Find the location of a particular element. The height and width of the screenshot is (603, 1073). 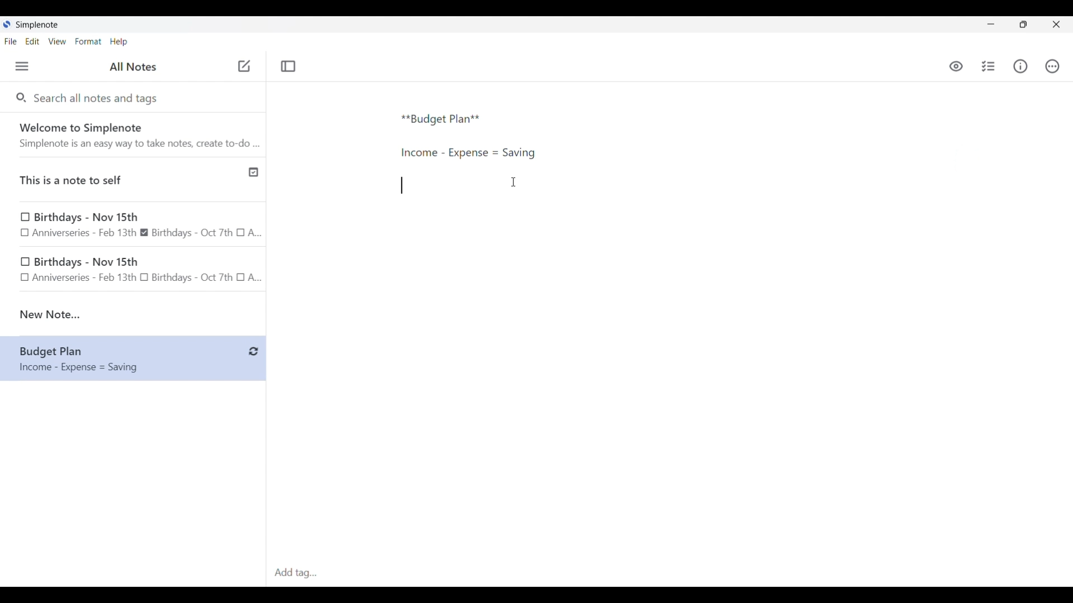

Click to type in tags is located at coordinates (670, 573).